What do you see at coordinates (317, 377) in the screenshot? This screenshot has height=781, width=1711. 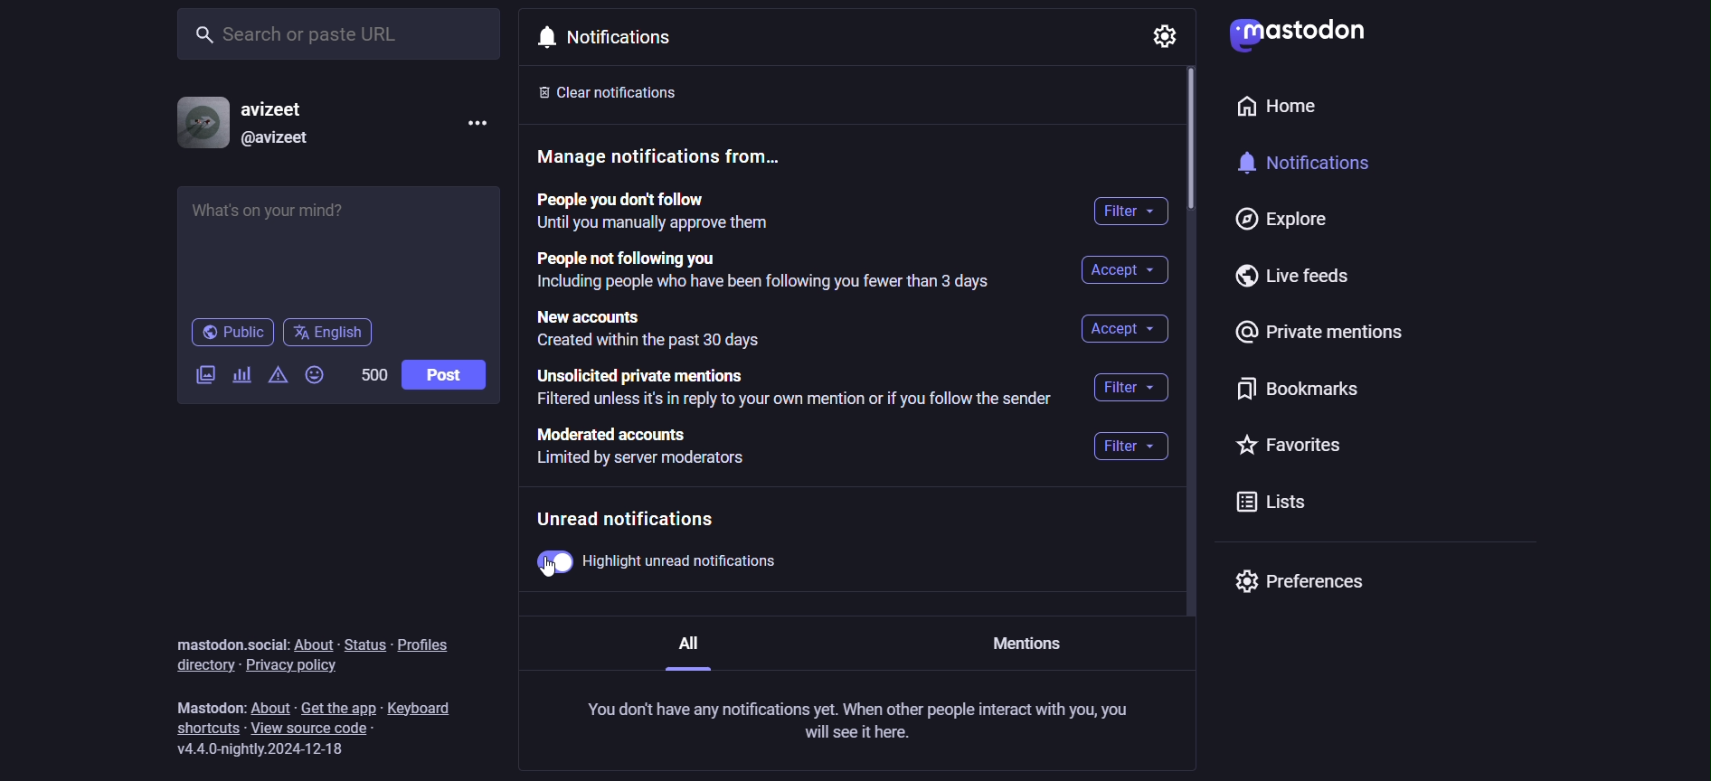 I see `emojis` at bounding box center [317, 377].